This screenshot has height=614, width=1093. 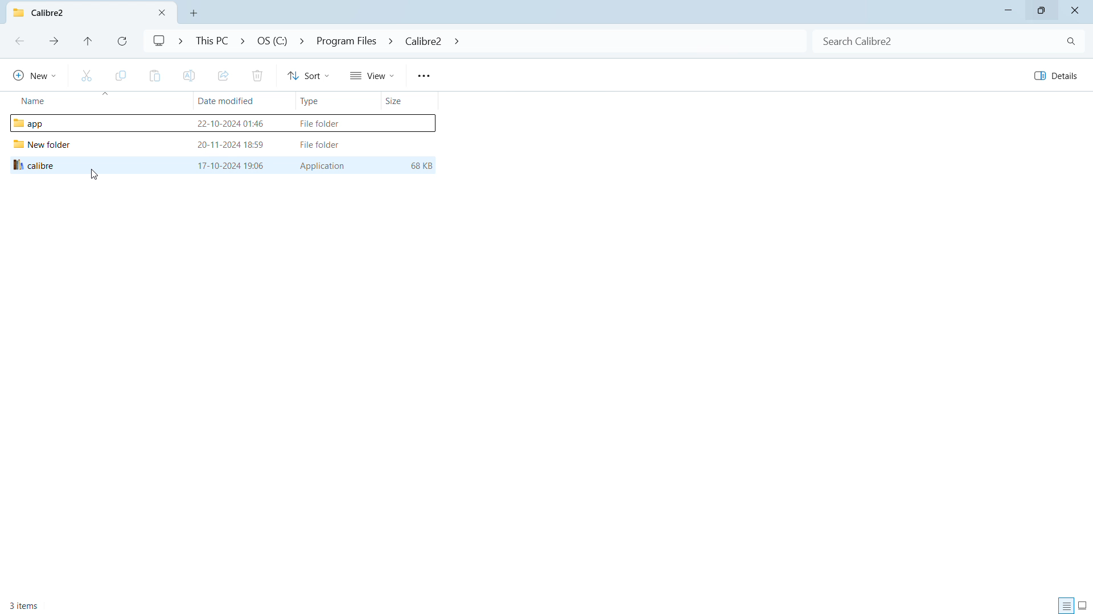 I want to click on sort by name, so click(x=99, y=100).